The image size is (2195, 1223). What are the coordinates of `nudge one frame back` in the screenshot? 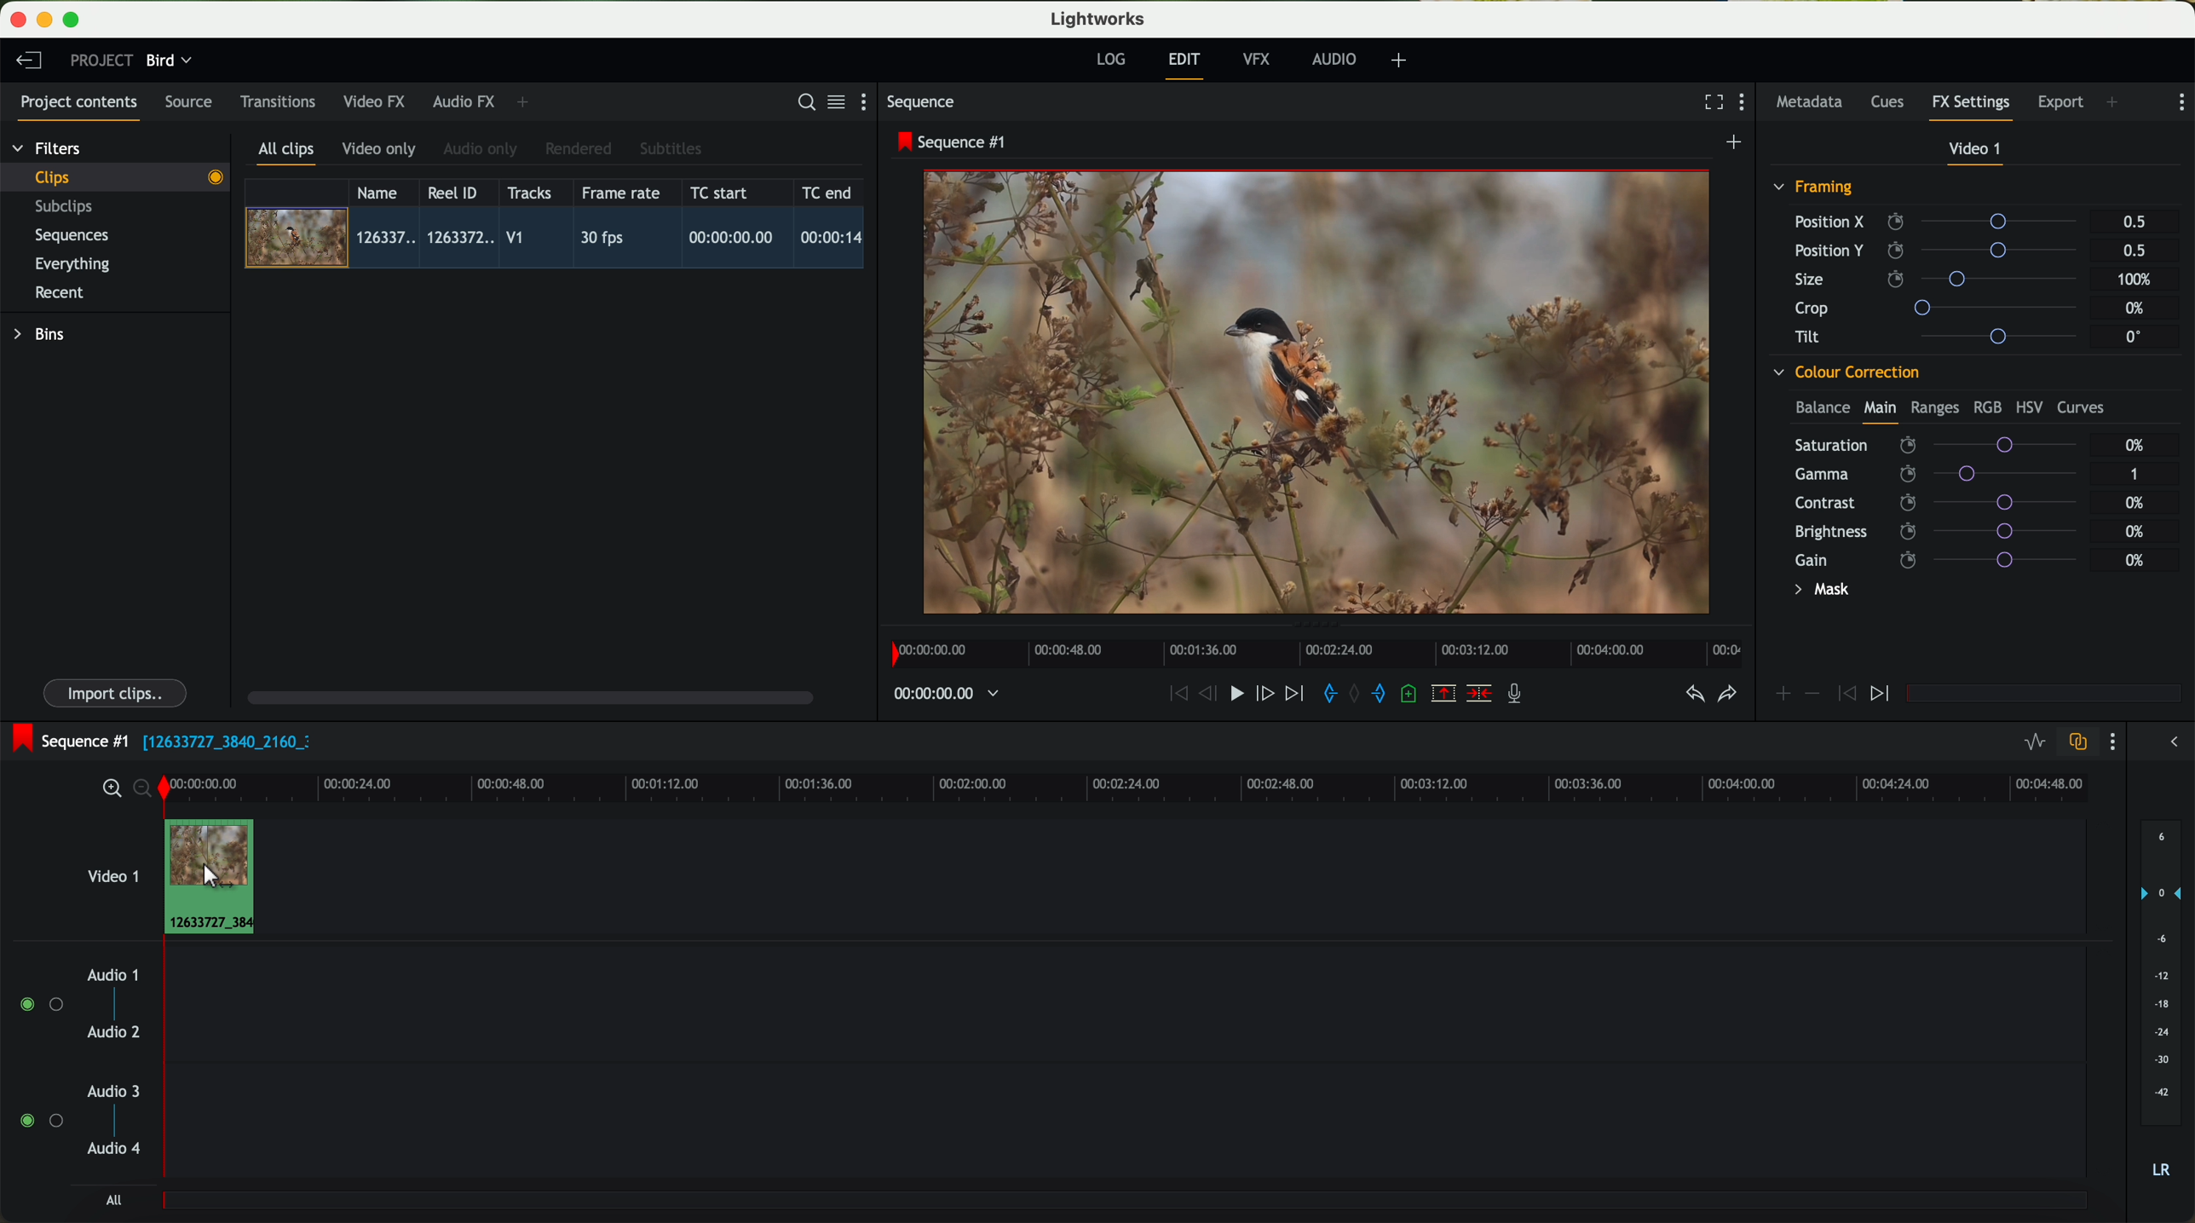 It's located at (1211, 695).